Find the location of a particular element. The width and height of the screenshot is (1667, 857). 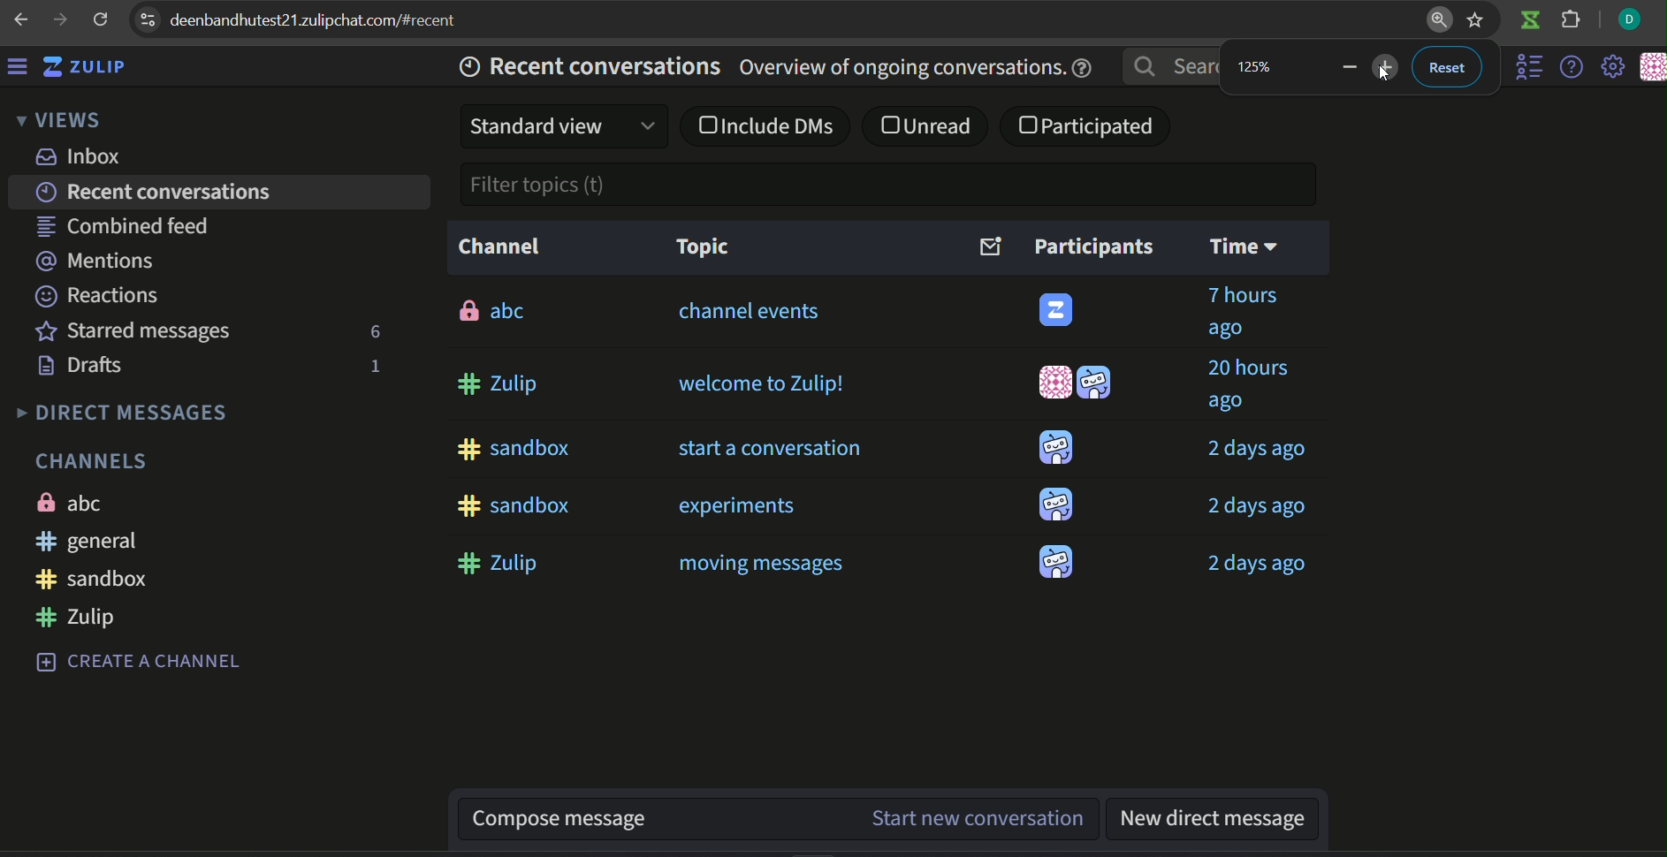

text is located at coordinates (70, 503).